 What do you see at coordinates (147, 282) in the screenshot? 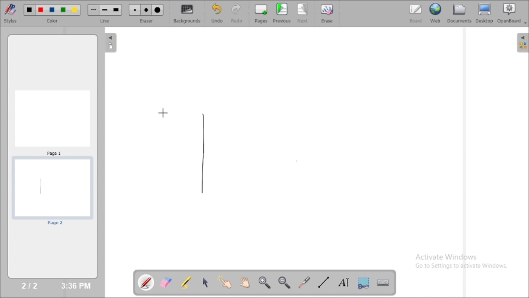
I see `annotate document` at bounding box center [147, 282].